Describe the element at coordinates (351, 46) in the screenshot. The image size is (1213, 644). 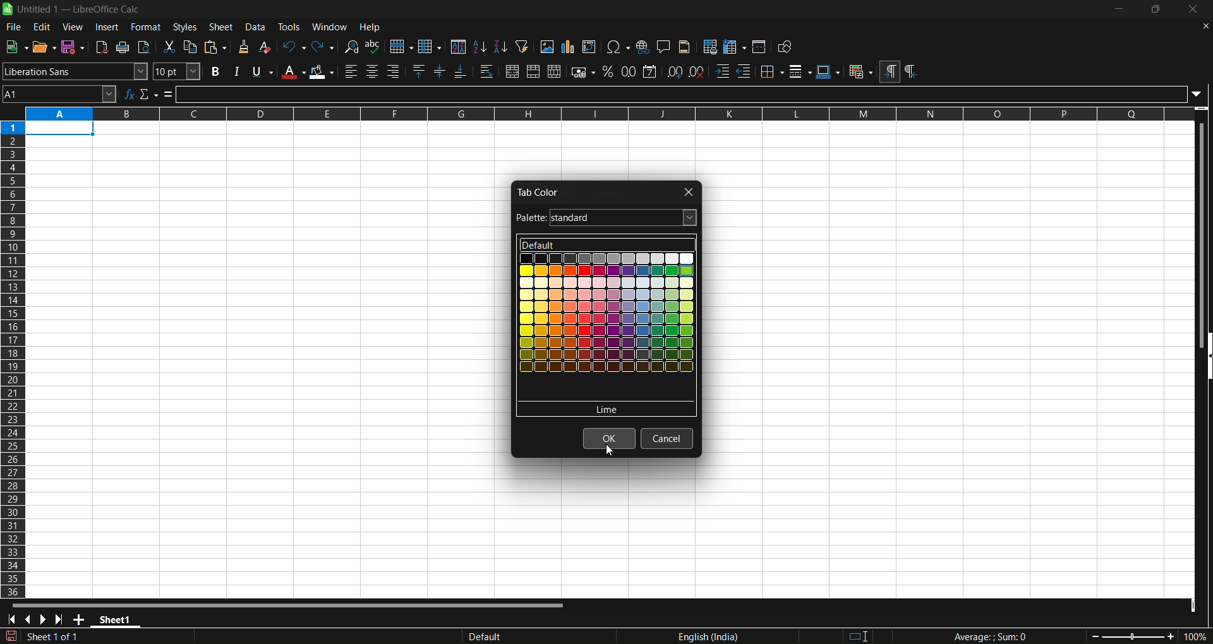
I see `find and replace` at that location.